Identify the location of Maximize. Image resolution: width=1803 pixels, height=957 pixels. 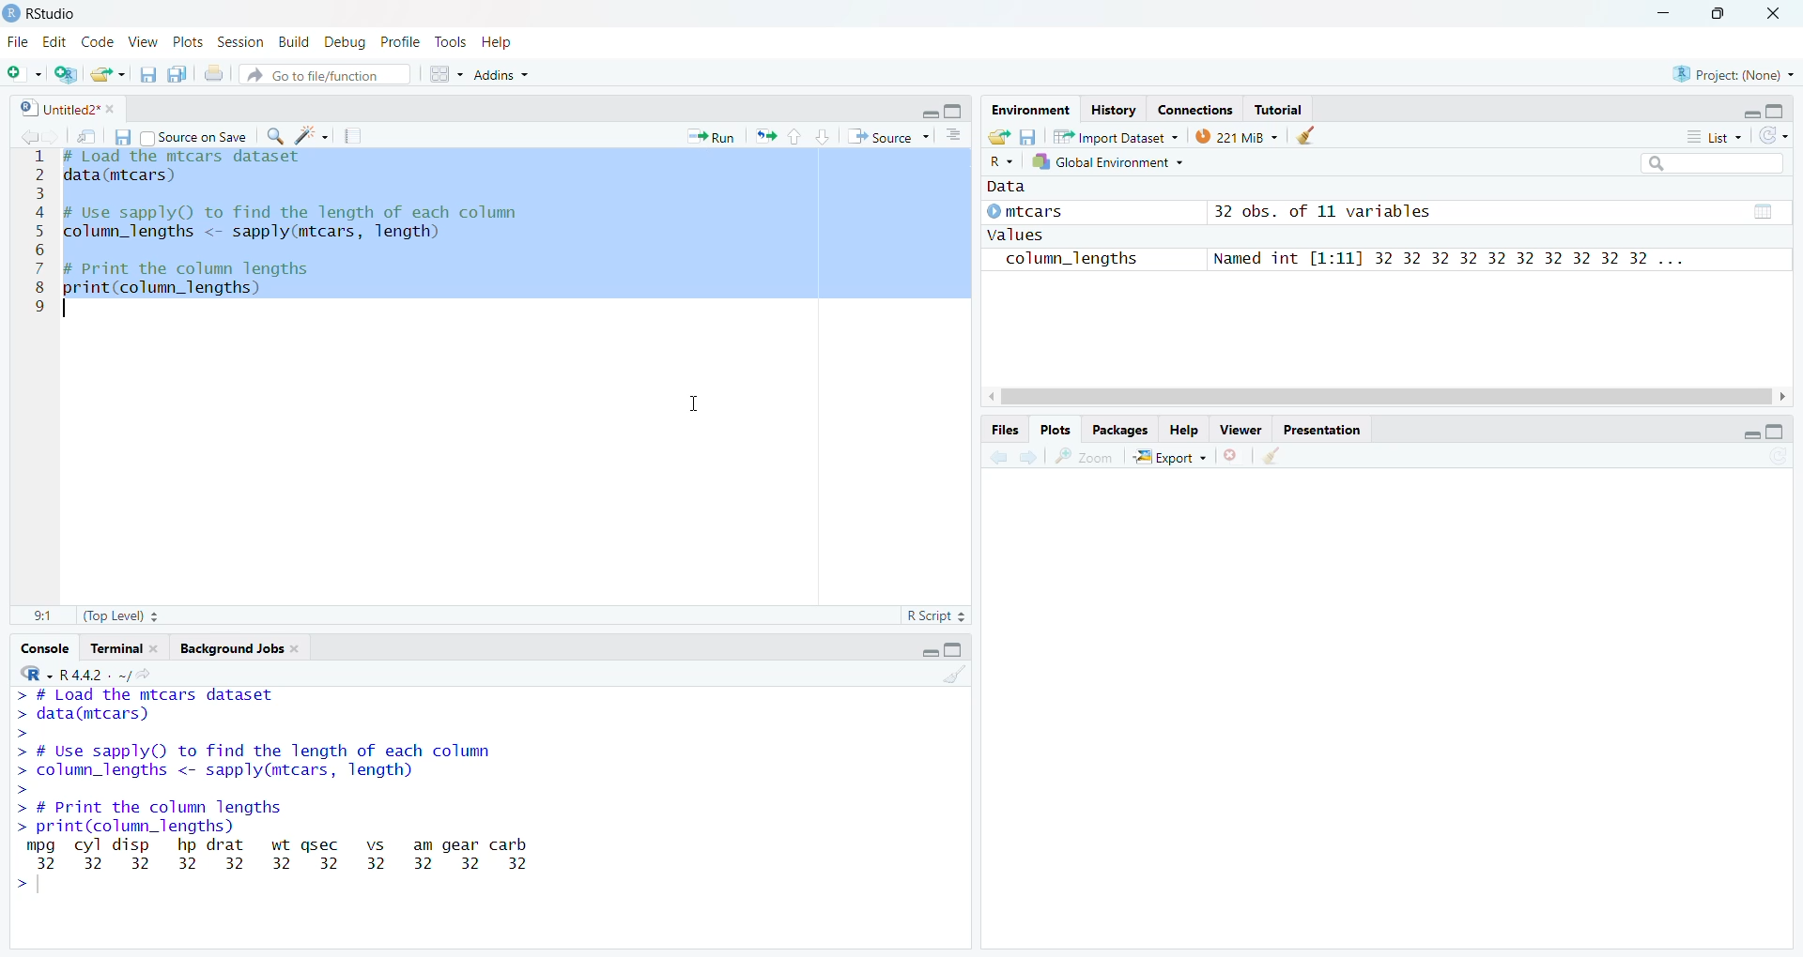
(1723, 15).